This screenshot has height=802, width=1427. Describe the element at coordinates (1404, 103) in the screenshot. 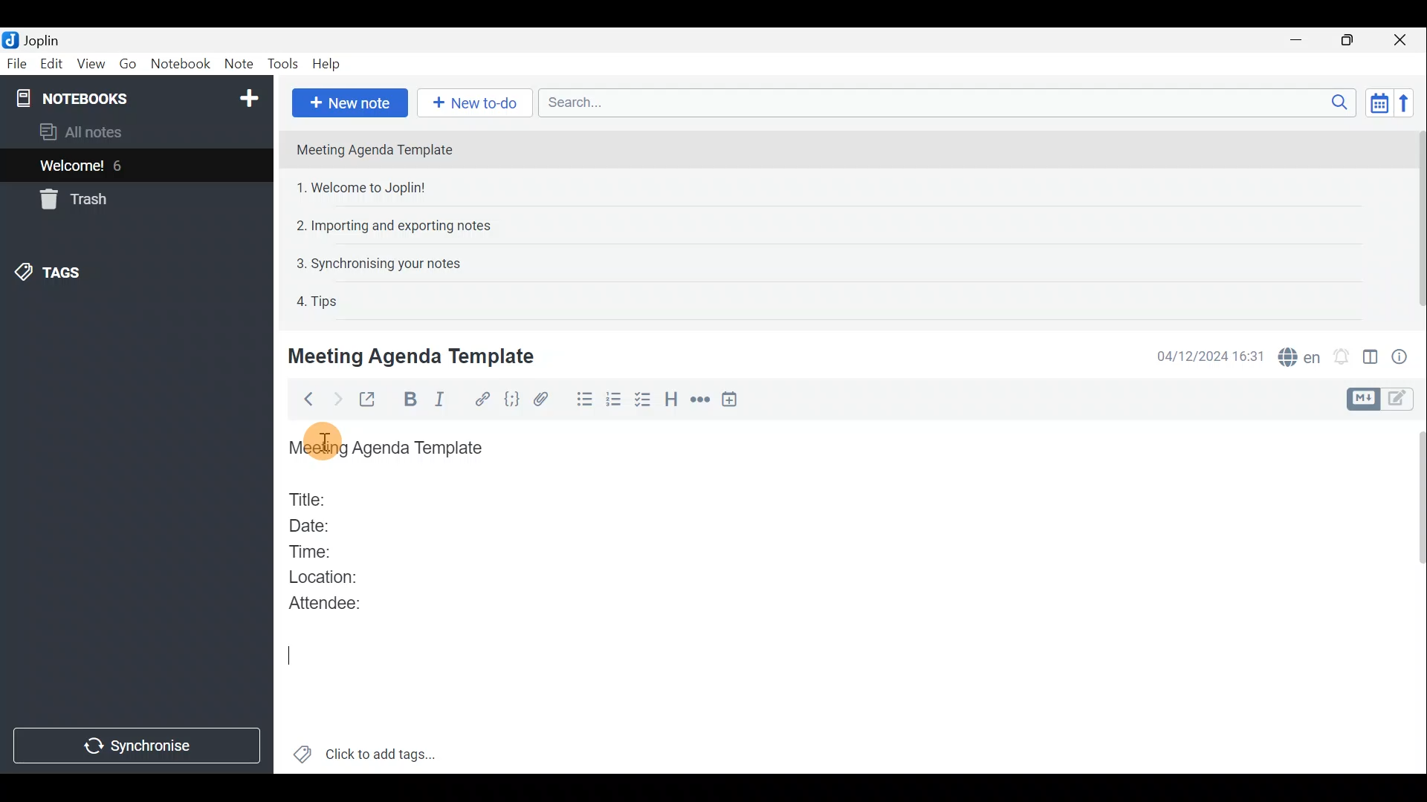

I see `Reverse sort order` at that location.